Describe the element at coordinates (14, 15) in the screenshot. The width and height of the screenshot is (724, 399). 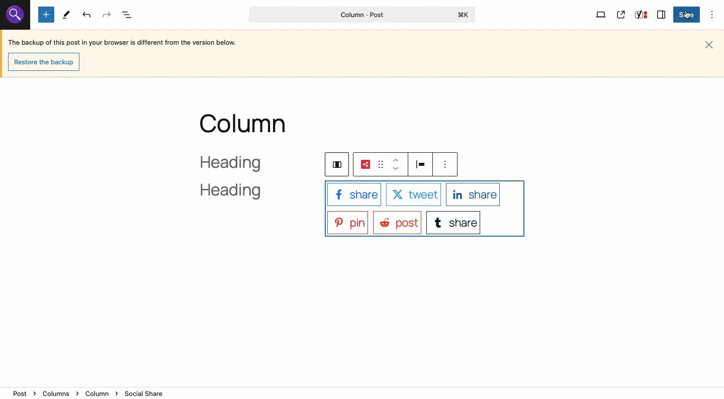
I see `` at that location.